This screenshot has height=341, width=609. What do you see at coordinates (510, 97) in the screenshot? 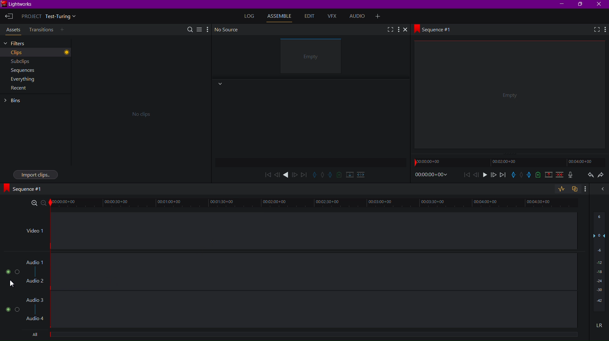
I see `Sequence View` at bounding box center [510, 97].